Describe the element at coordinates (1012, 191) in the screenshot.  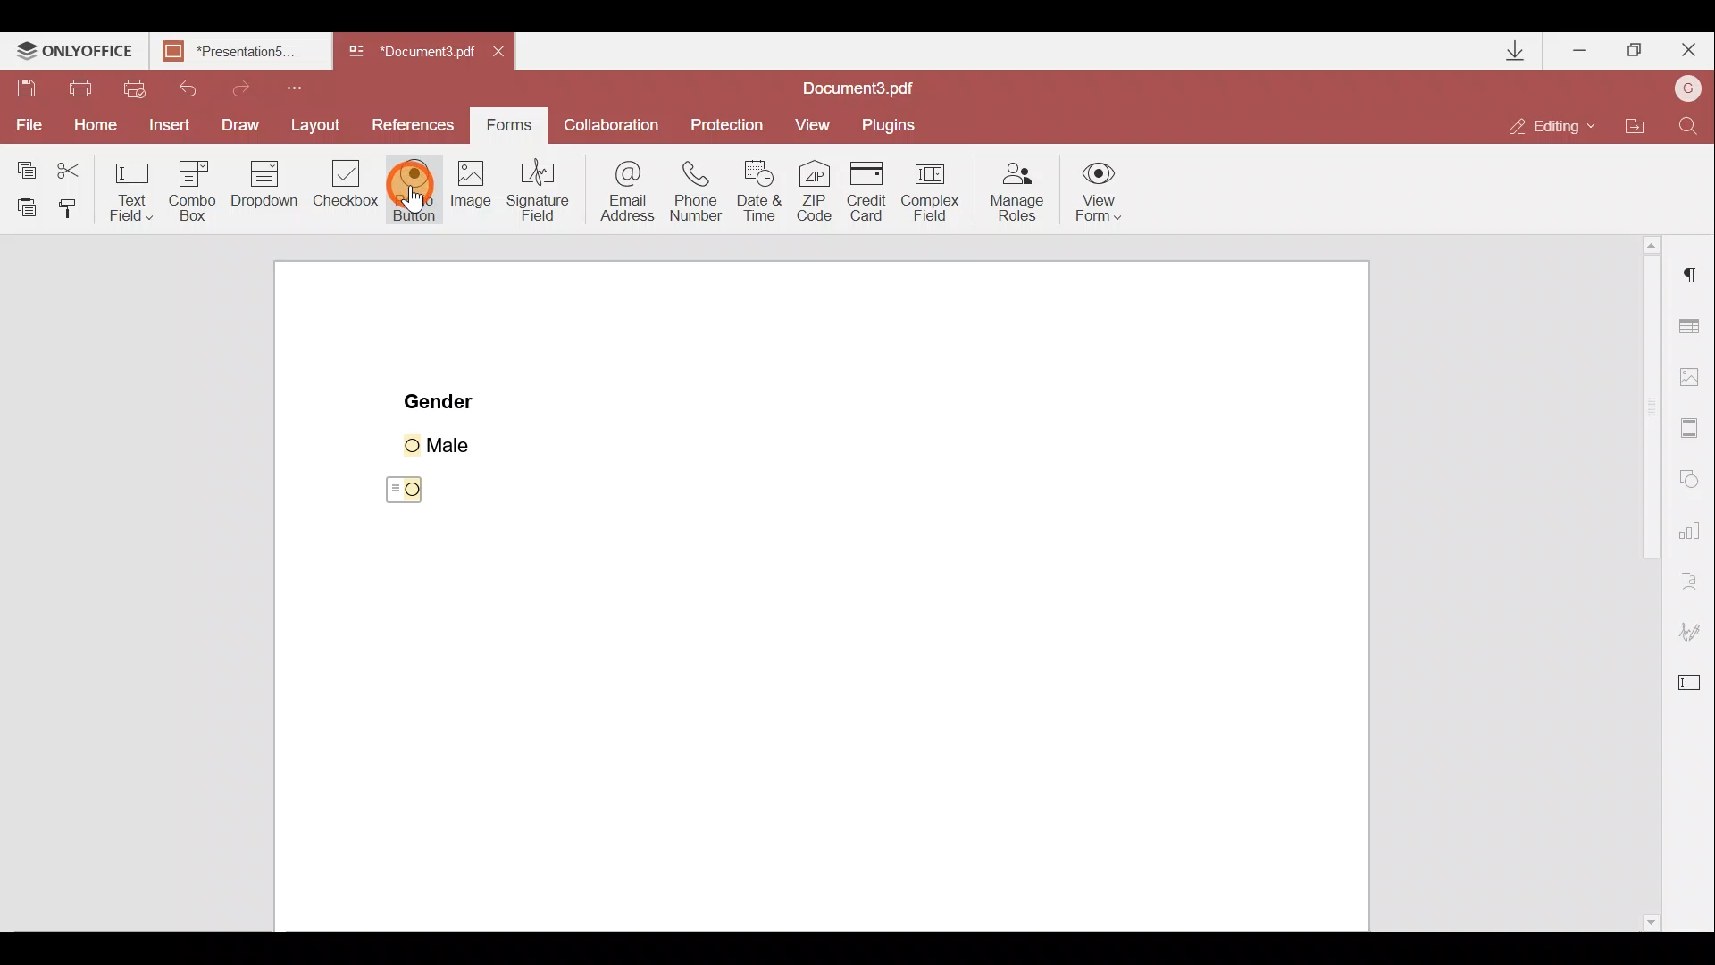
I see `Manage roles` at that location.